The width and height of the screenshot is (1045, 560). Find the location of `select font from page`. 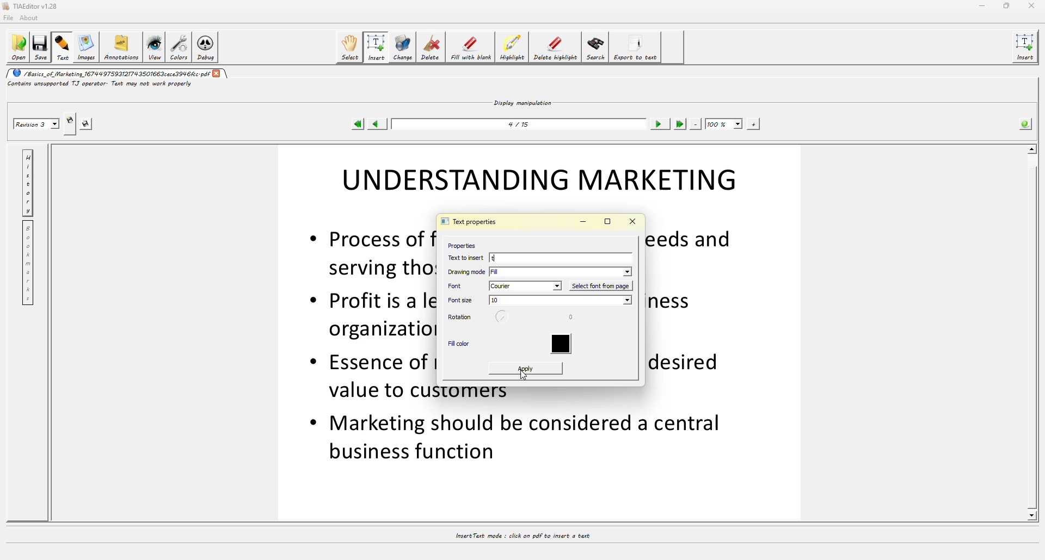

select font from page is located at coordinates (603, 285).